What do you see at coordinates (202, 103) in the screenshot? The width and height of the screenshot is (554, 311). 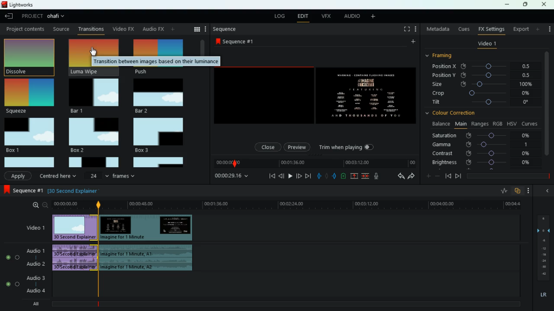 I see `vertical scroll bar` at bounding box center [202, 103].